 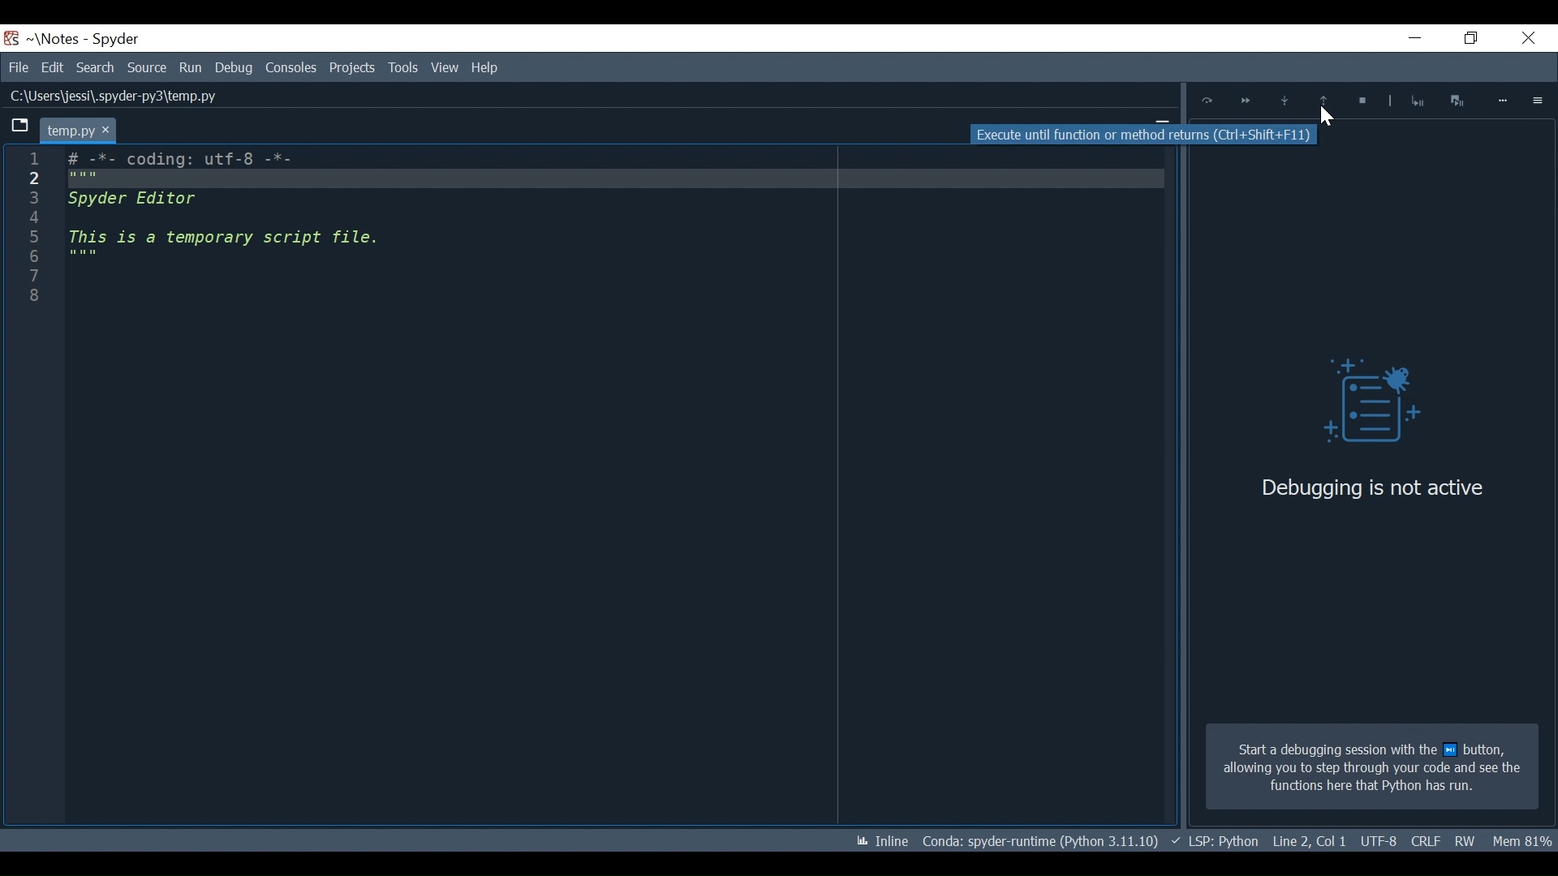 What do you see at coordinates (1214, 841) in the screenshot?
I see `Language` at bounding box center [1214, 841].